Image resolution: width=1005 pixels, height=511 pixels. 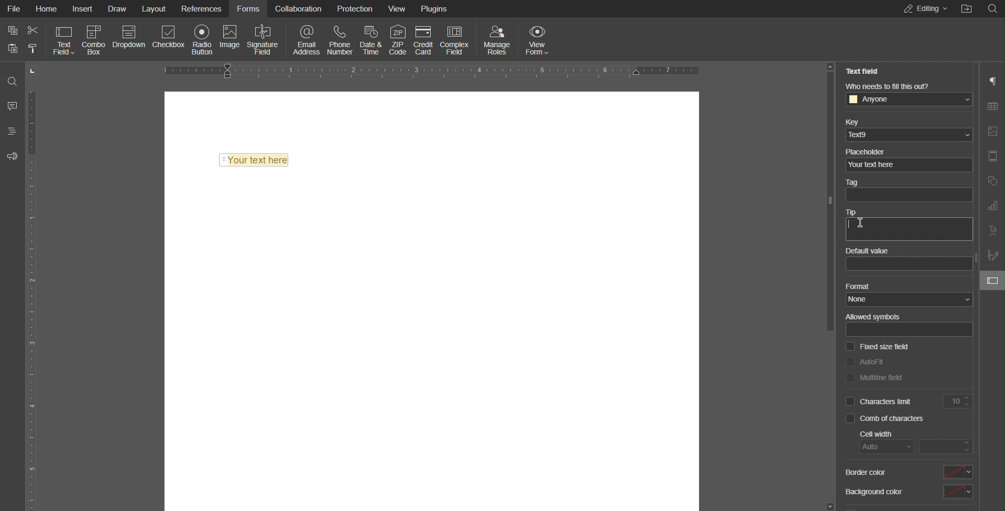 I want to click on Credit Card, so click(x=424, y=39).